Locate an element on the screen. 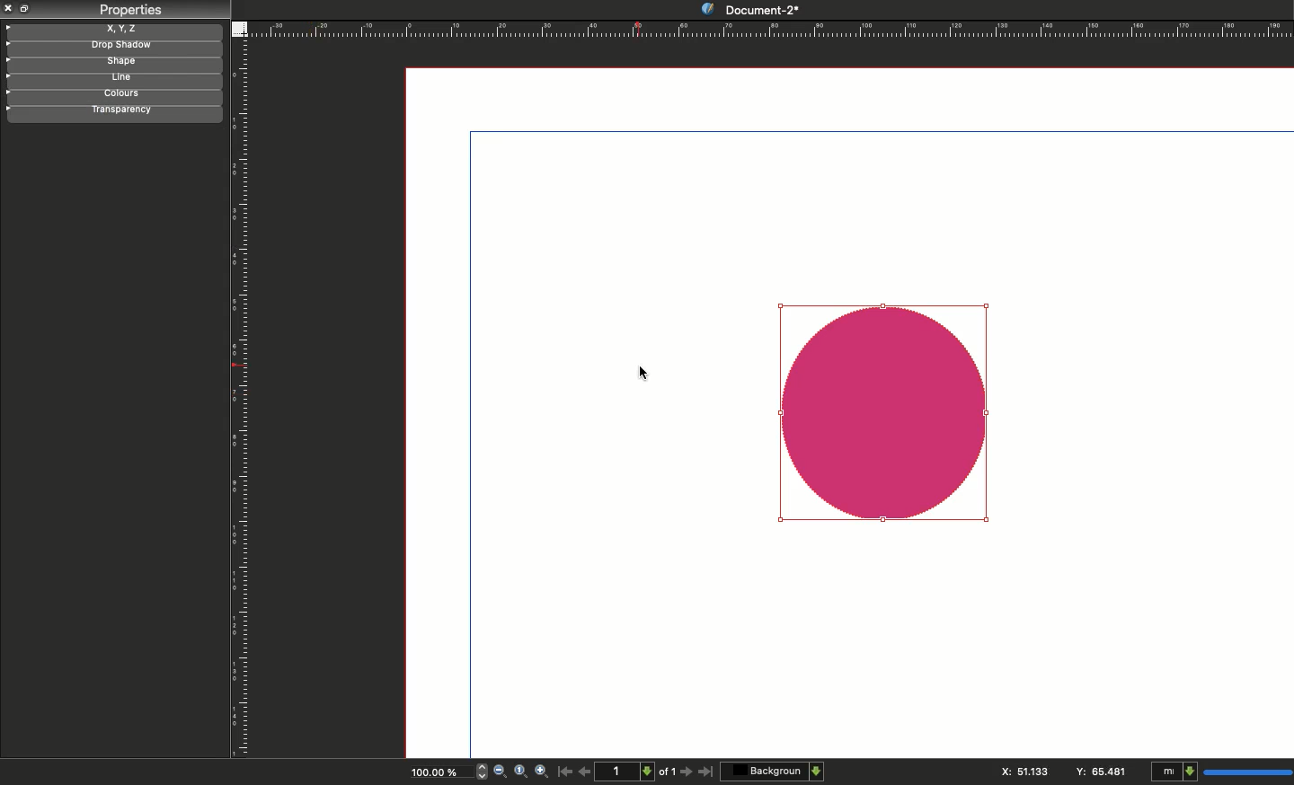 Image resolution: width=1294 pixels, height=785 pixels. Close is located at coordinates (9, 8).